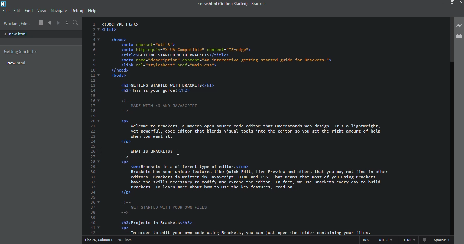 This screenshot has width=464, height=244. Describe the element at coordinates (50, 23) in the screenshot. I see `navigate back` at that location.